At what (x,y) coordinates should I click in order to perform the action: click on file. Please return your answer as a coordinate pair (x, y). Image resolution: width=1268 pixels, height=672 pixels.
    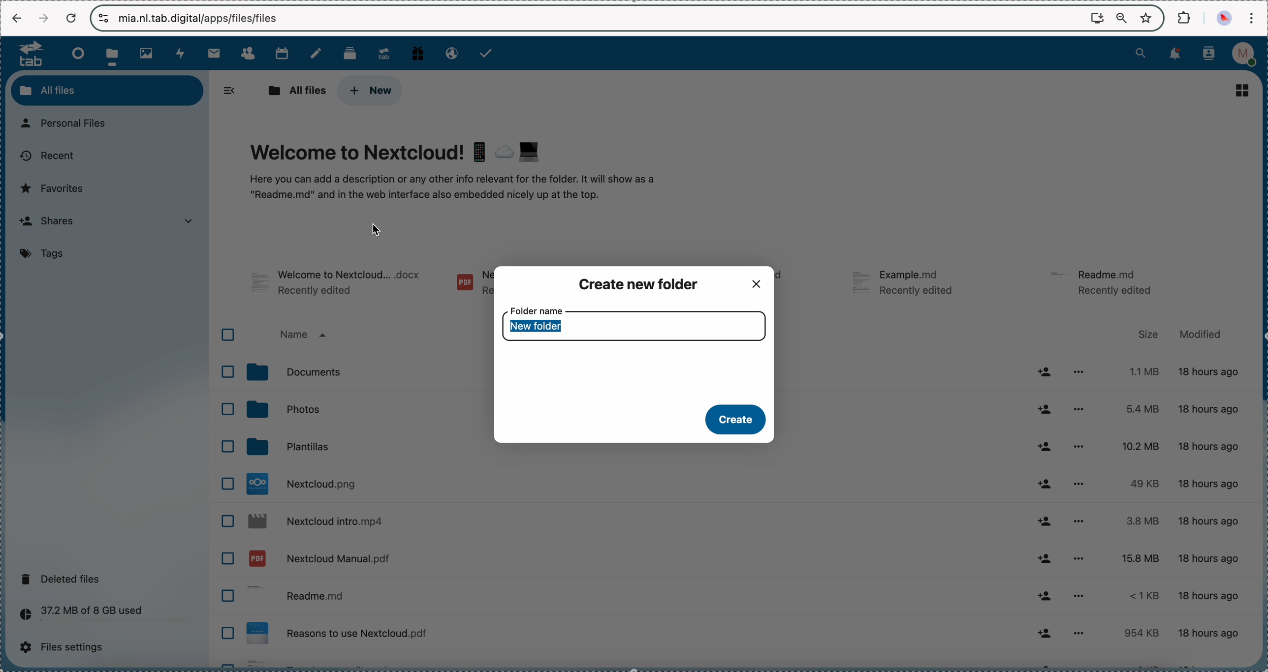
    Looking at the image, I should click on (1105, 281).